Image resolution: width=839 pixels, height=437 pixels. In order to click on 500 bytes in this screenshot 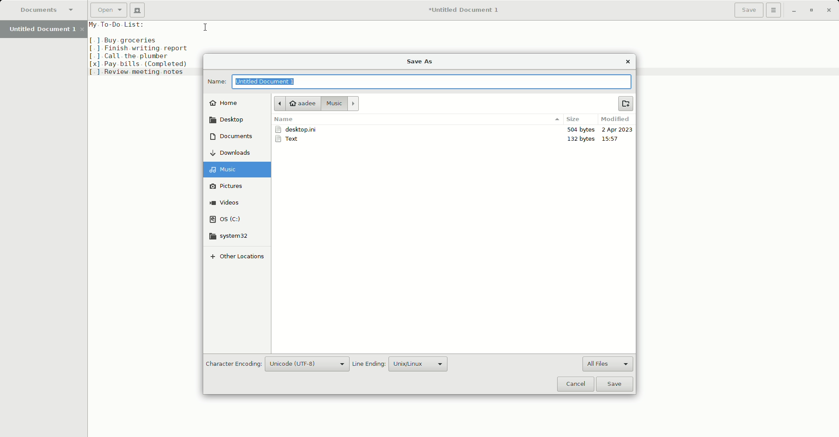, I will do `click(579, 129)`.